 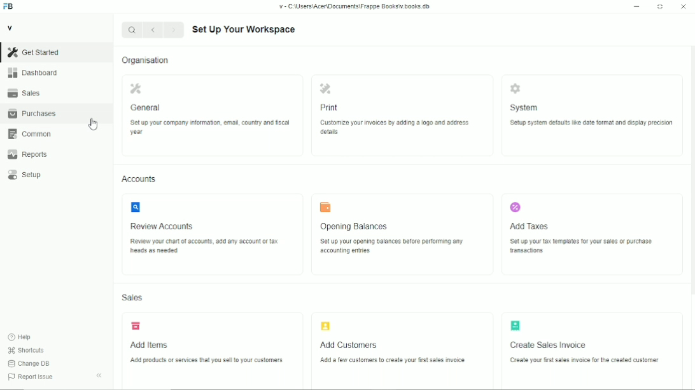 I want to click on Add Customers icon, so click(x=325, y=326).